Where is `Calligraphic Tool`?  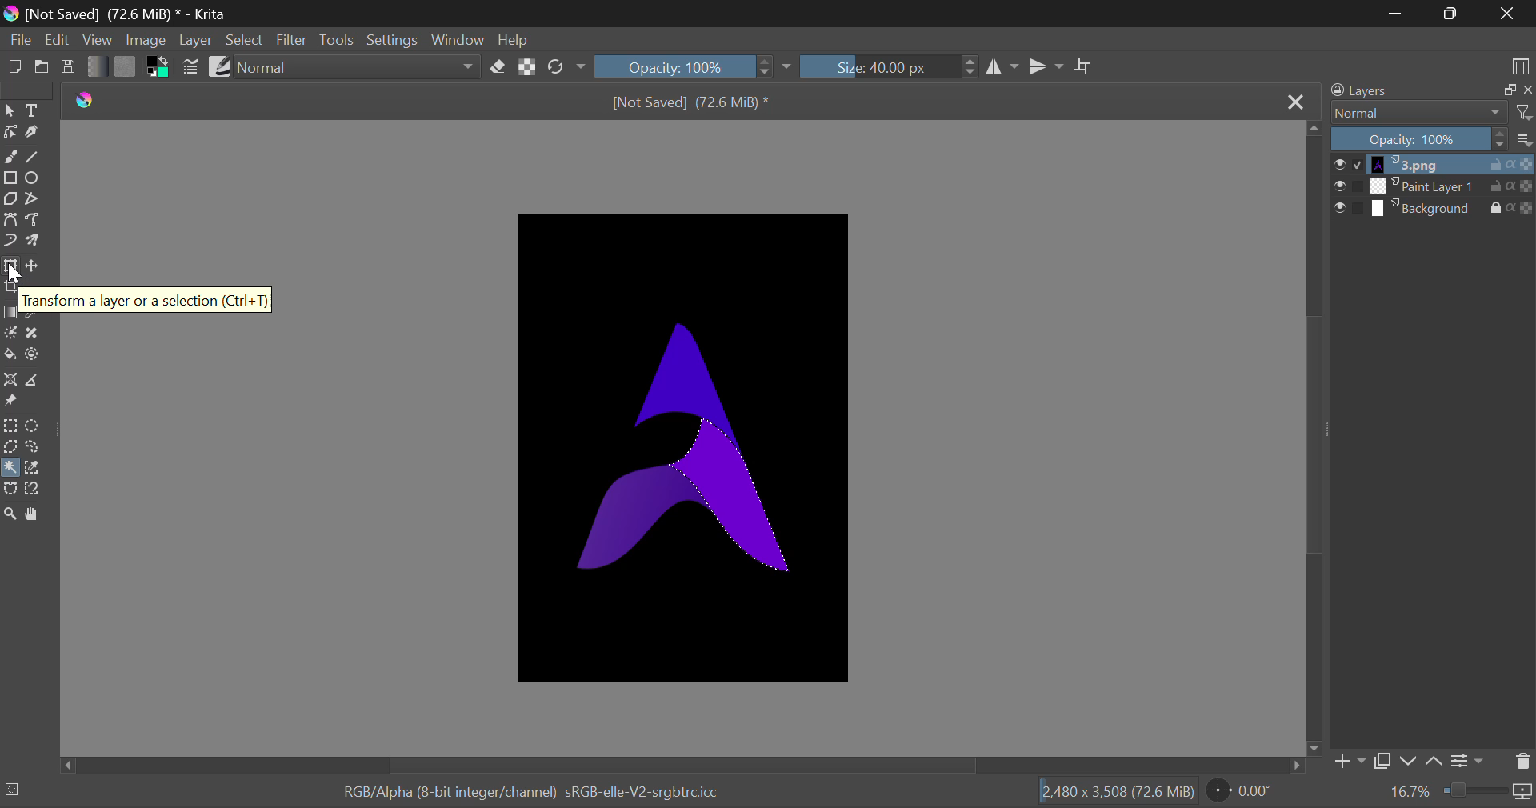 Calligraphic Tool is located at coordinates (35, 136).